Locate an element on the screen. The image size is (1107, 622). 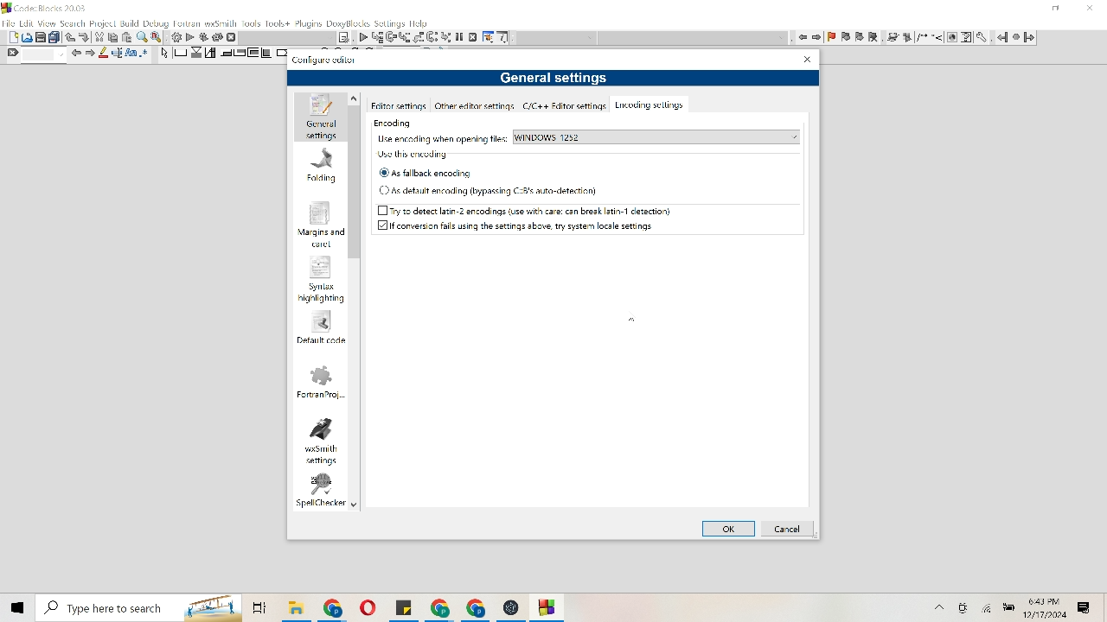
Encoding settings is located at coordinates (653, 104).